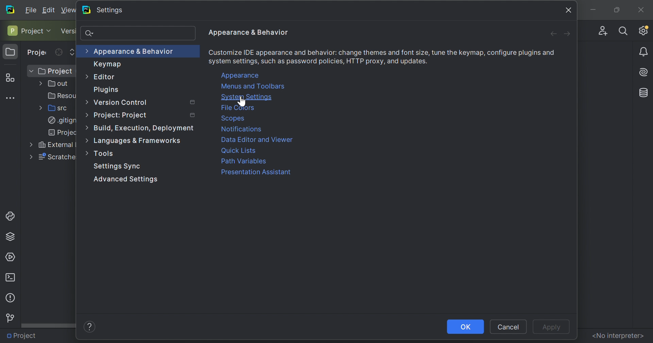 This screenshot has width=653, height=343. Describe the element at coordinates (247, 97) in the screenshot. I see `System settings` at that location.